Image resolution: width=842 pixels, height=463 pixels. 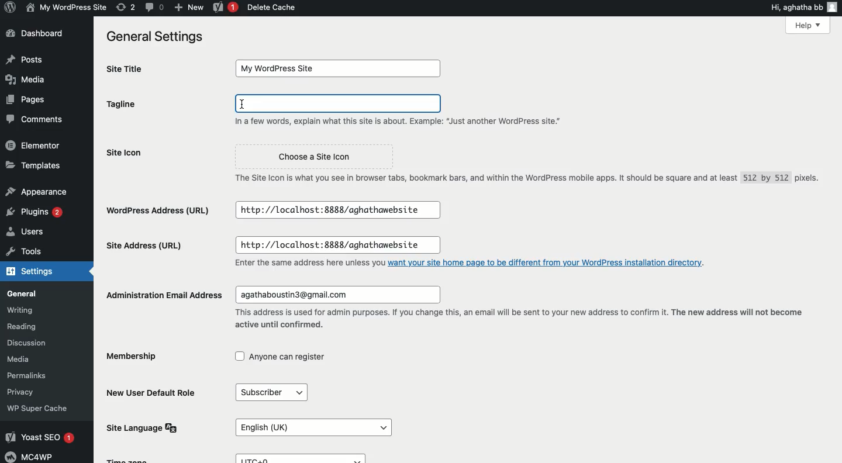 What do you see at coordinates (36, 254) in the screenshot?
I see `Tools` at bounding box center [36, 254].